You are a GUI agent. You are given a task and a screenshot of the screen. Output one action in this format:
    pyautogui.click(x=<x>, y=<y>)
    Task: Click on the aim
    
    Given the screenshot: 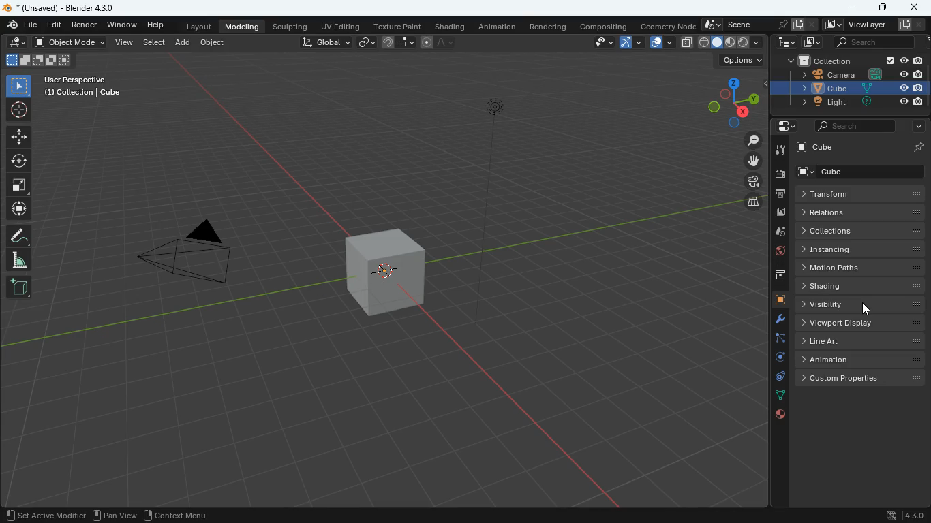 What is the action you would take?
    pyautogui.click(x=19, y=111)
    